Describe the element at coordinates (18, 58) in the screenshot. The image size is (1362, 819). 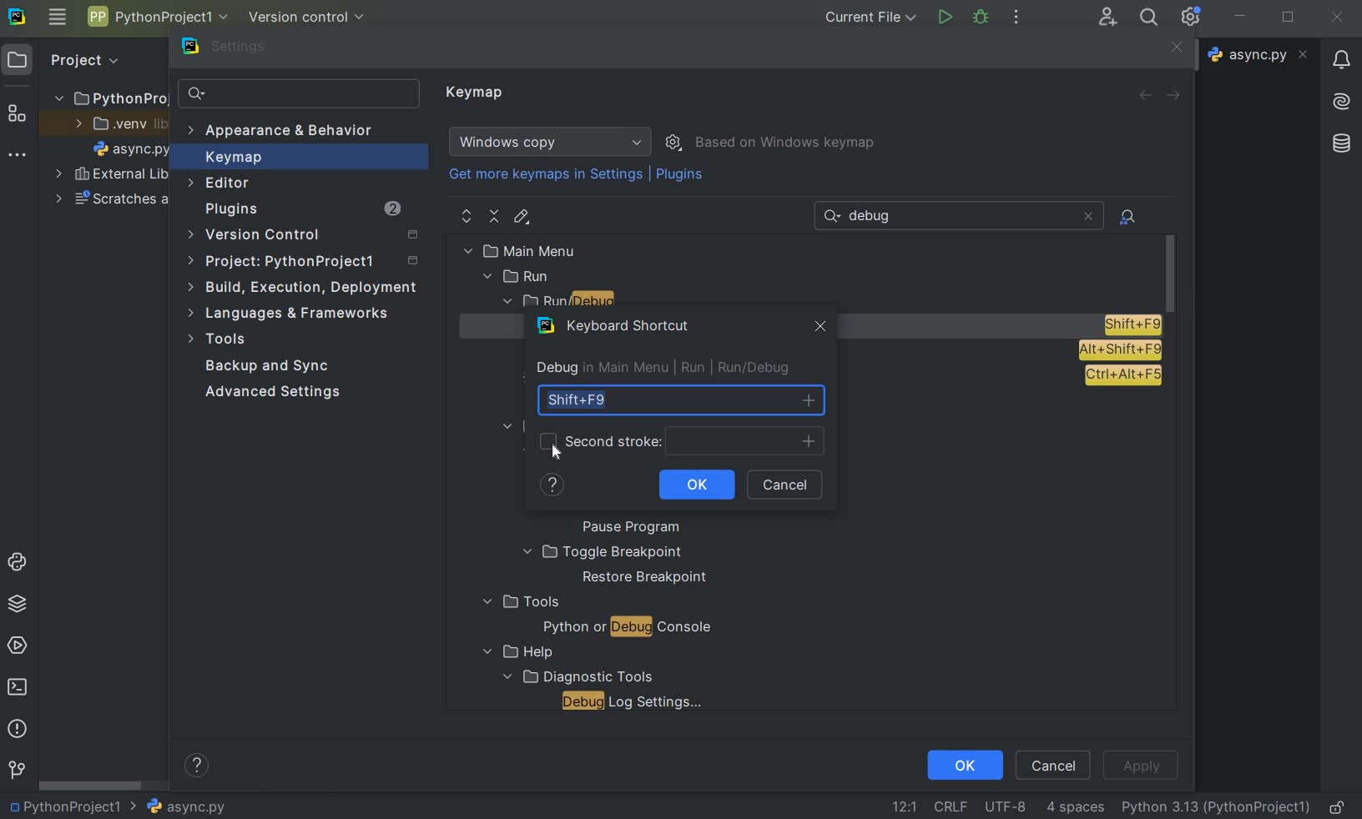
I see `project icon` at that location.